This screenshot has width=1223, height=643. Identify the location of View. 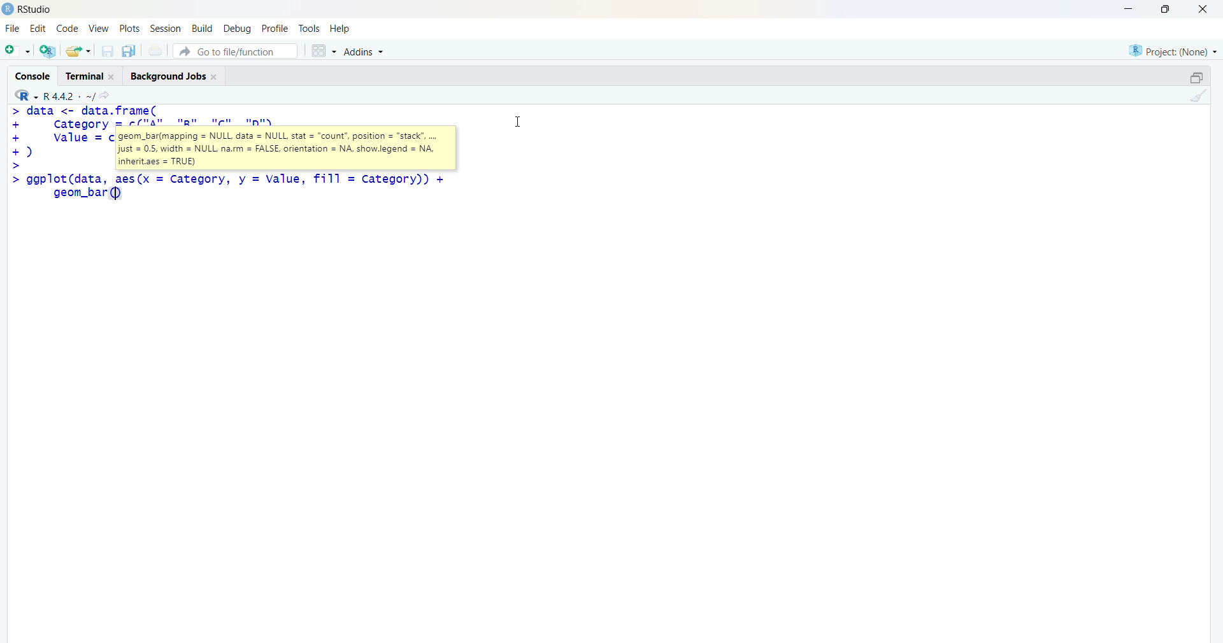
(99, 29).